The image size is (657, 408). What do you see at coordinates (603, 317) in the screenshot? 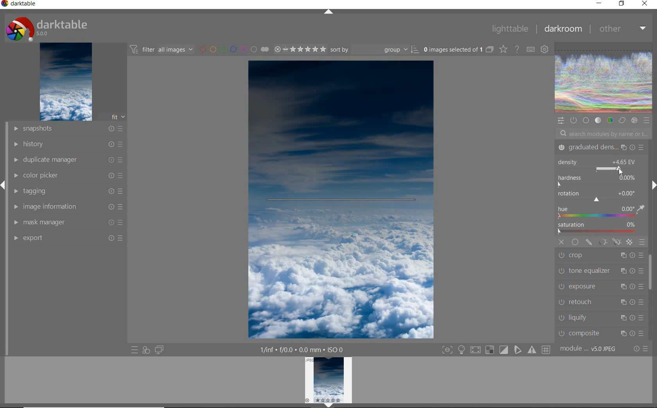
I see `liquify` at bounding box center [603, 317].